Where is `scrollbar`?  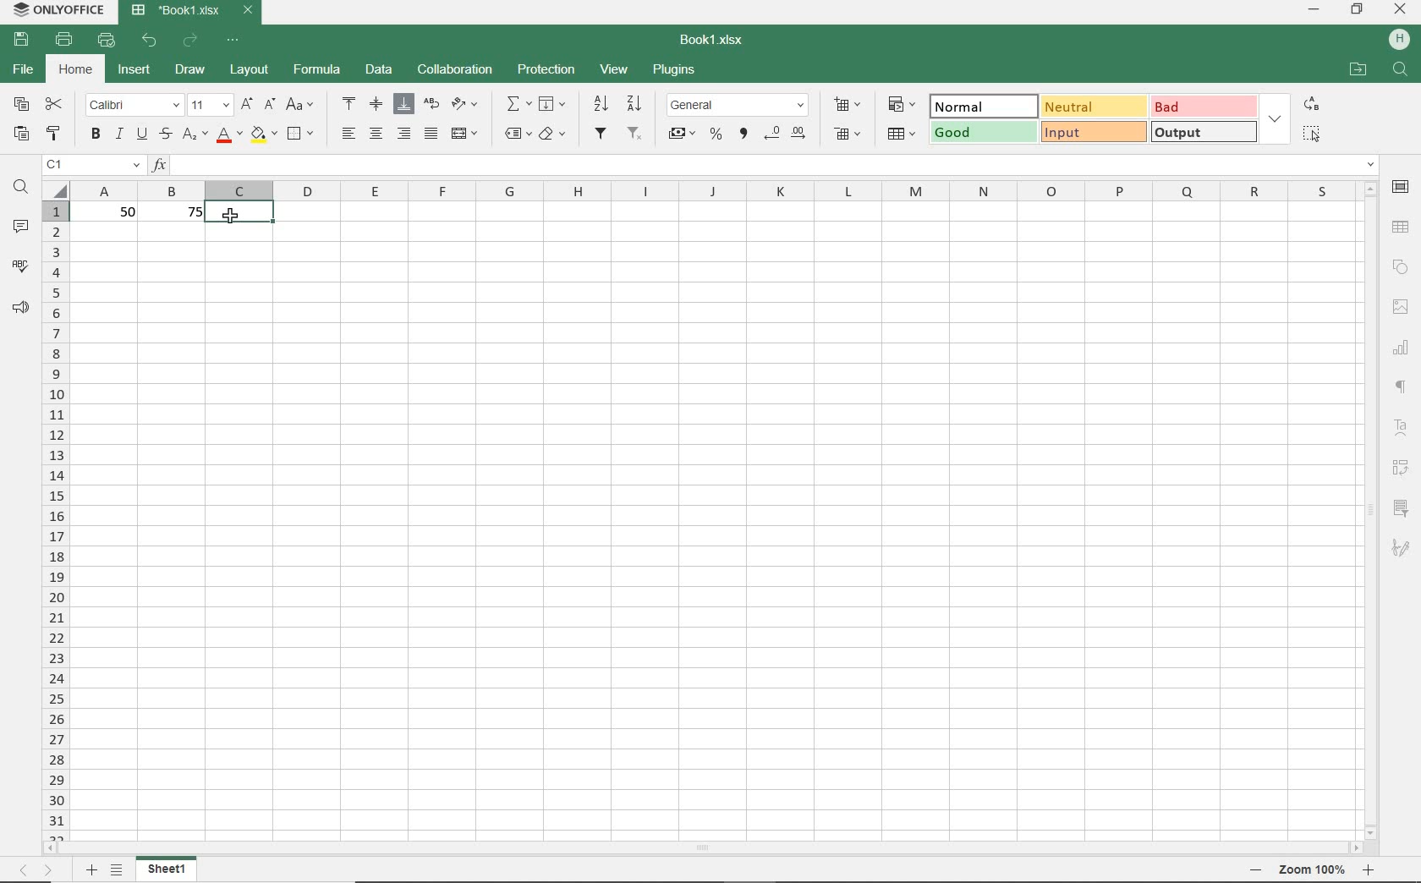 scrollbar is located at coordinates (705, 849).